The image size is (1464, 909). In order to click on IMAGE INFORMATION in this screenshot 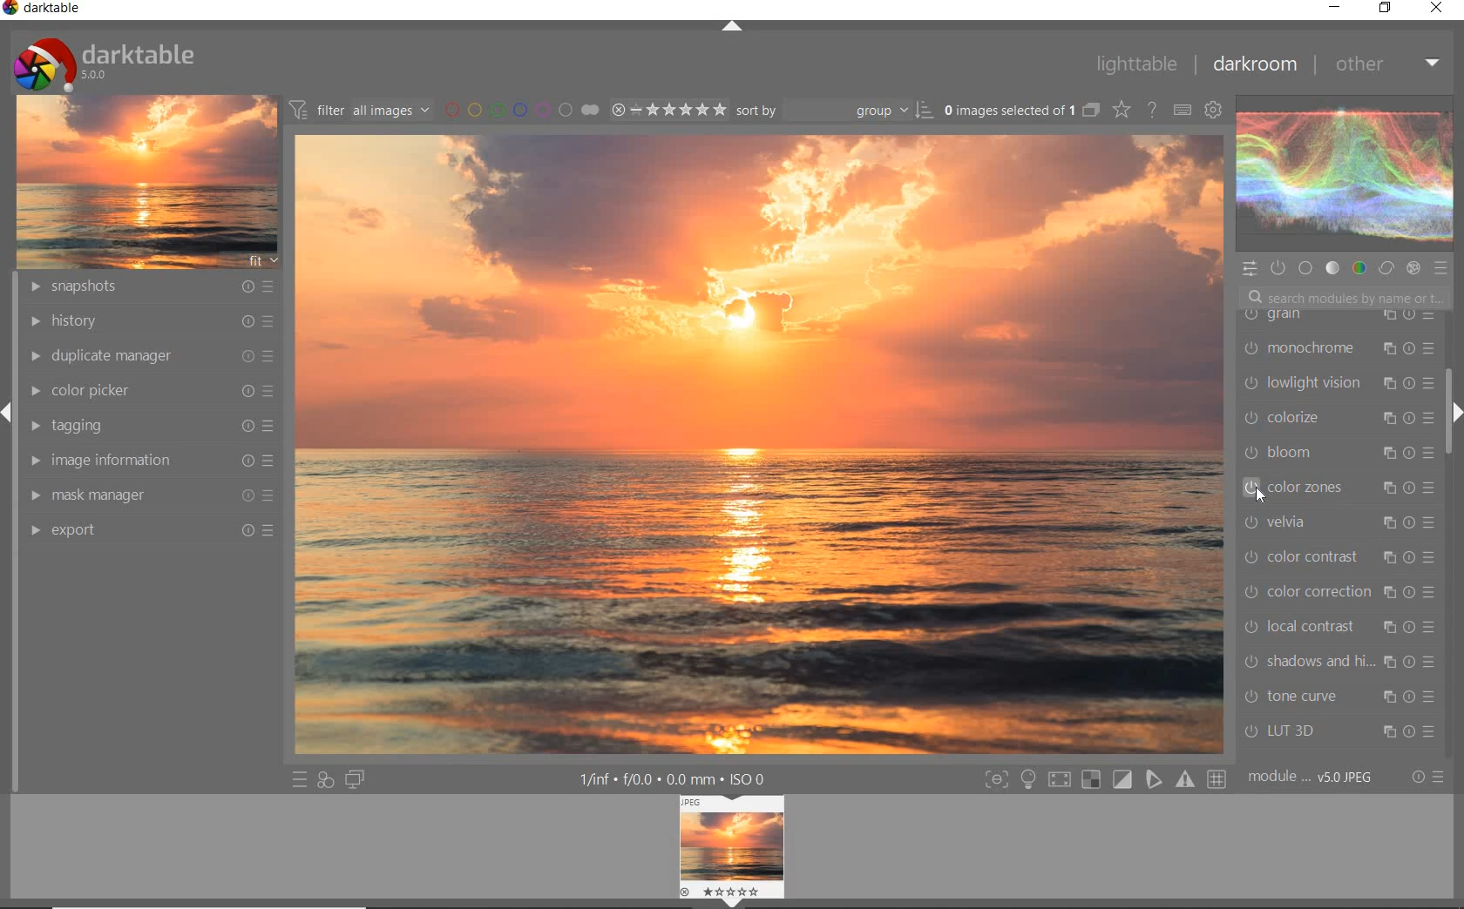, I will do `click(152, 460)`.